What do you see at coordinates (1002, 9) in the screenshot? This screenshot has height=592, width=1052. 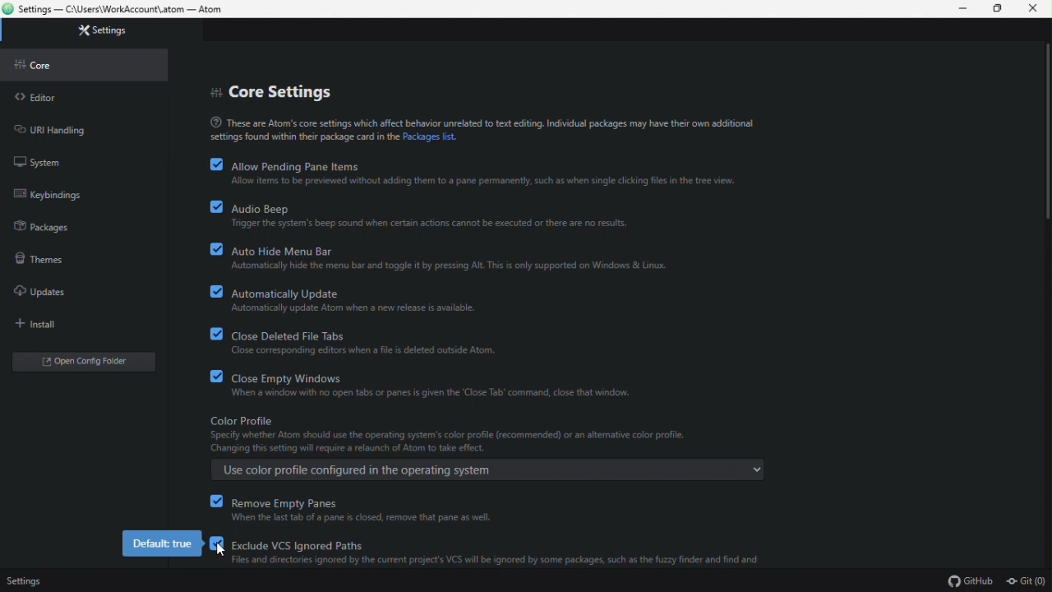 I see `Restore` at bounding box center [1002, 9].